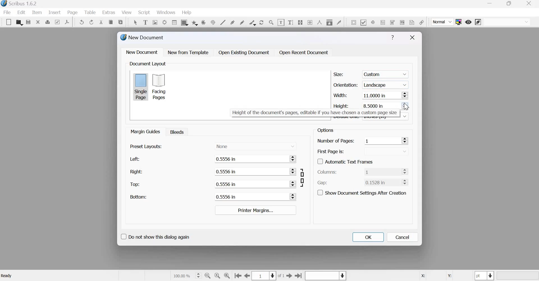 This screenshot has height=281, width=539. I want to click on 0.5556 in, so click(250, 184).